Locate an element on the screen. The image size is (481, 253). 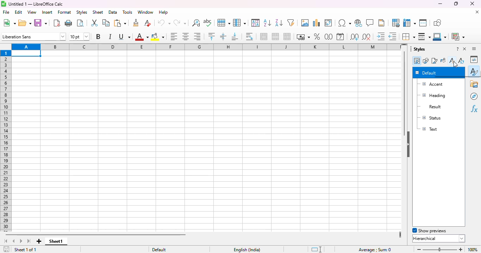
view is located at coordinates (32, 12).